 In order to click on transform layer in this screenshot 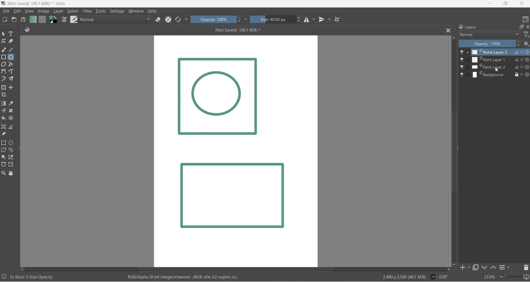, I will do `click(4, 87)`.